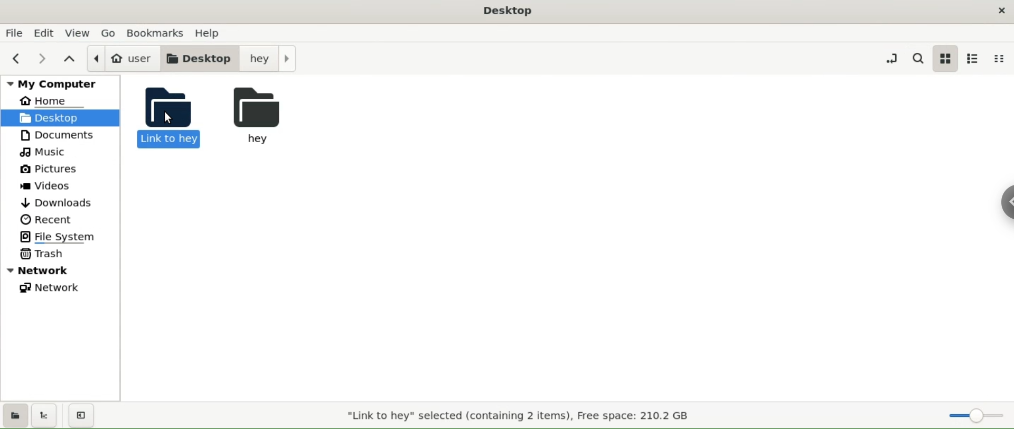 This screenshot has height=429, width=1014. Describe the element at coordinates (175, 119) in the screenshot. I see `link to hey` at that location.